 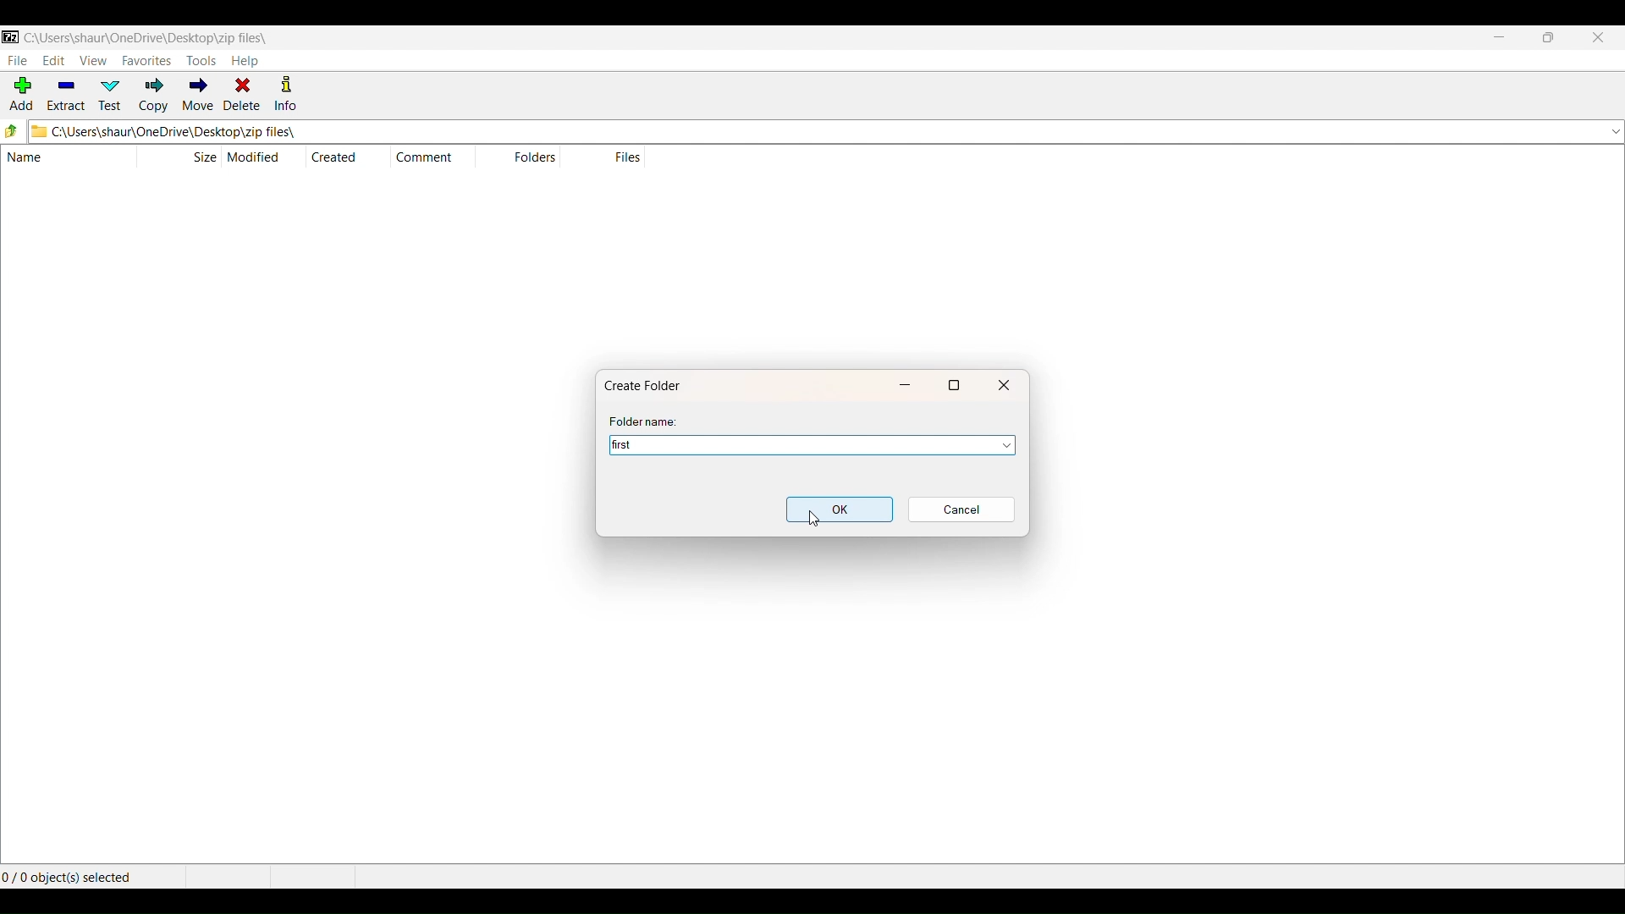 I want to click on AVAILABLE FOLDERS, so click(x=1613, y=131).